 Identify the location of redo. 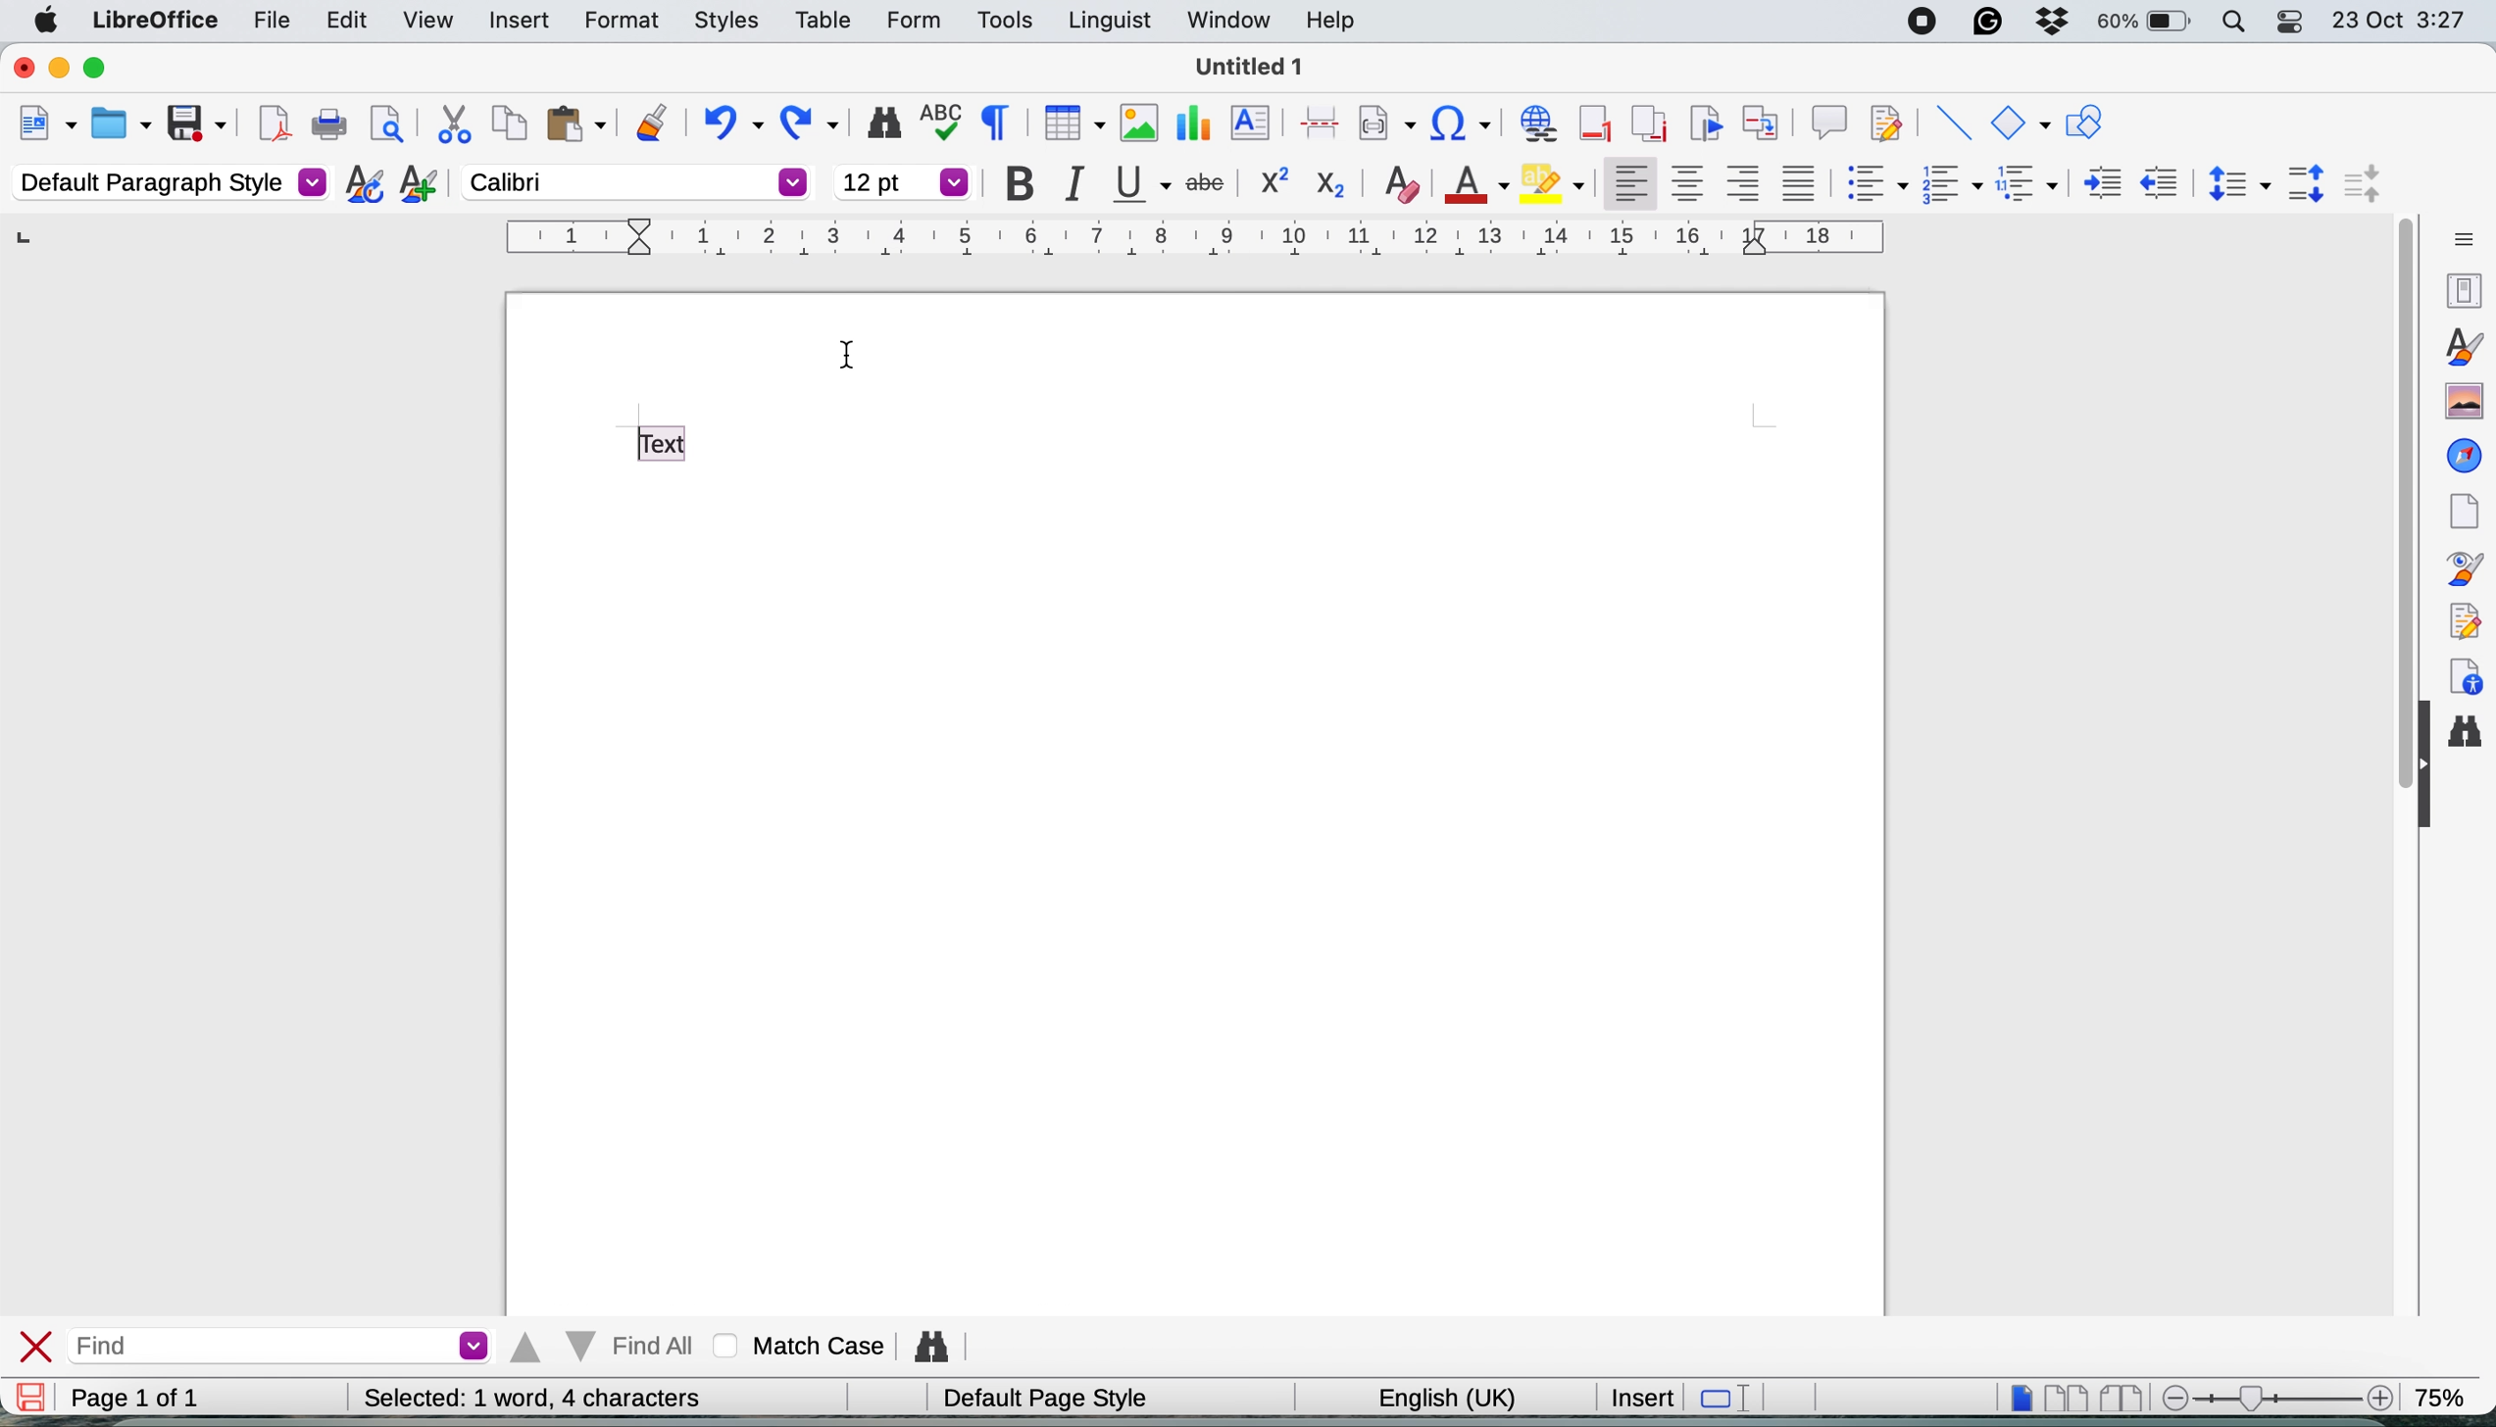
(816, 123).